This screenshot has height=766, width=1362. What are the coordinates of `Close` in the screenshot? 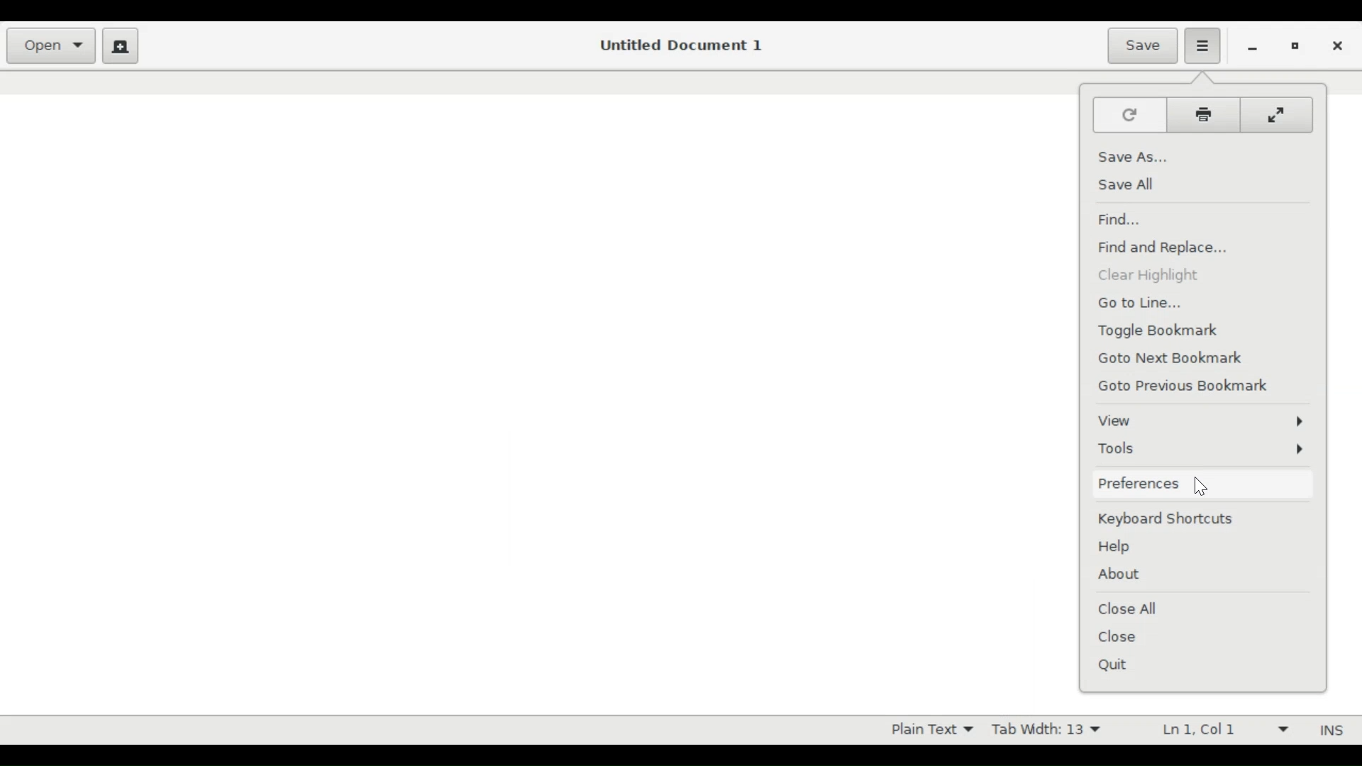 It's located at (1125, 638).